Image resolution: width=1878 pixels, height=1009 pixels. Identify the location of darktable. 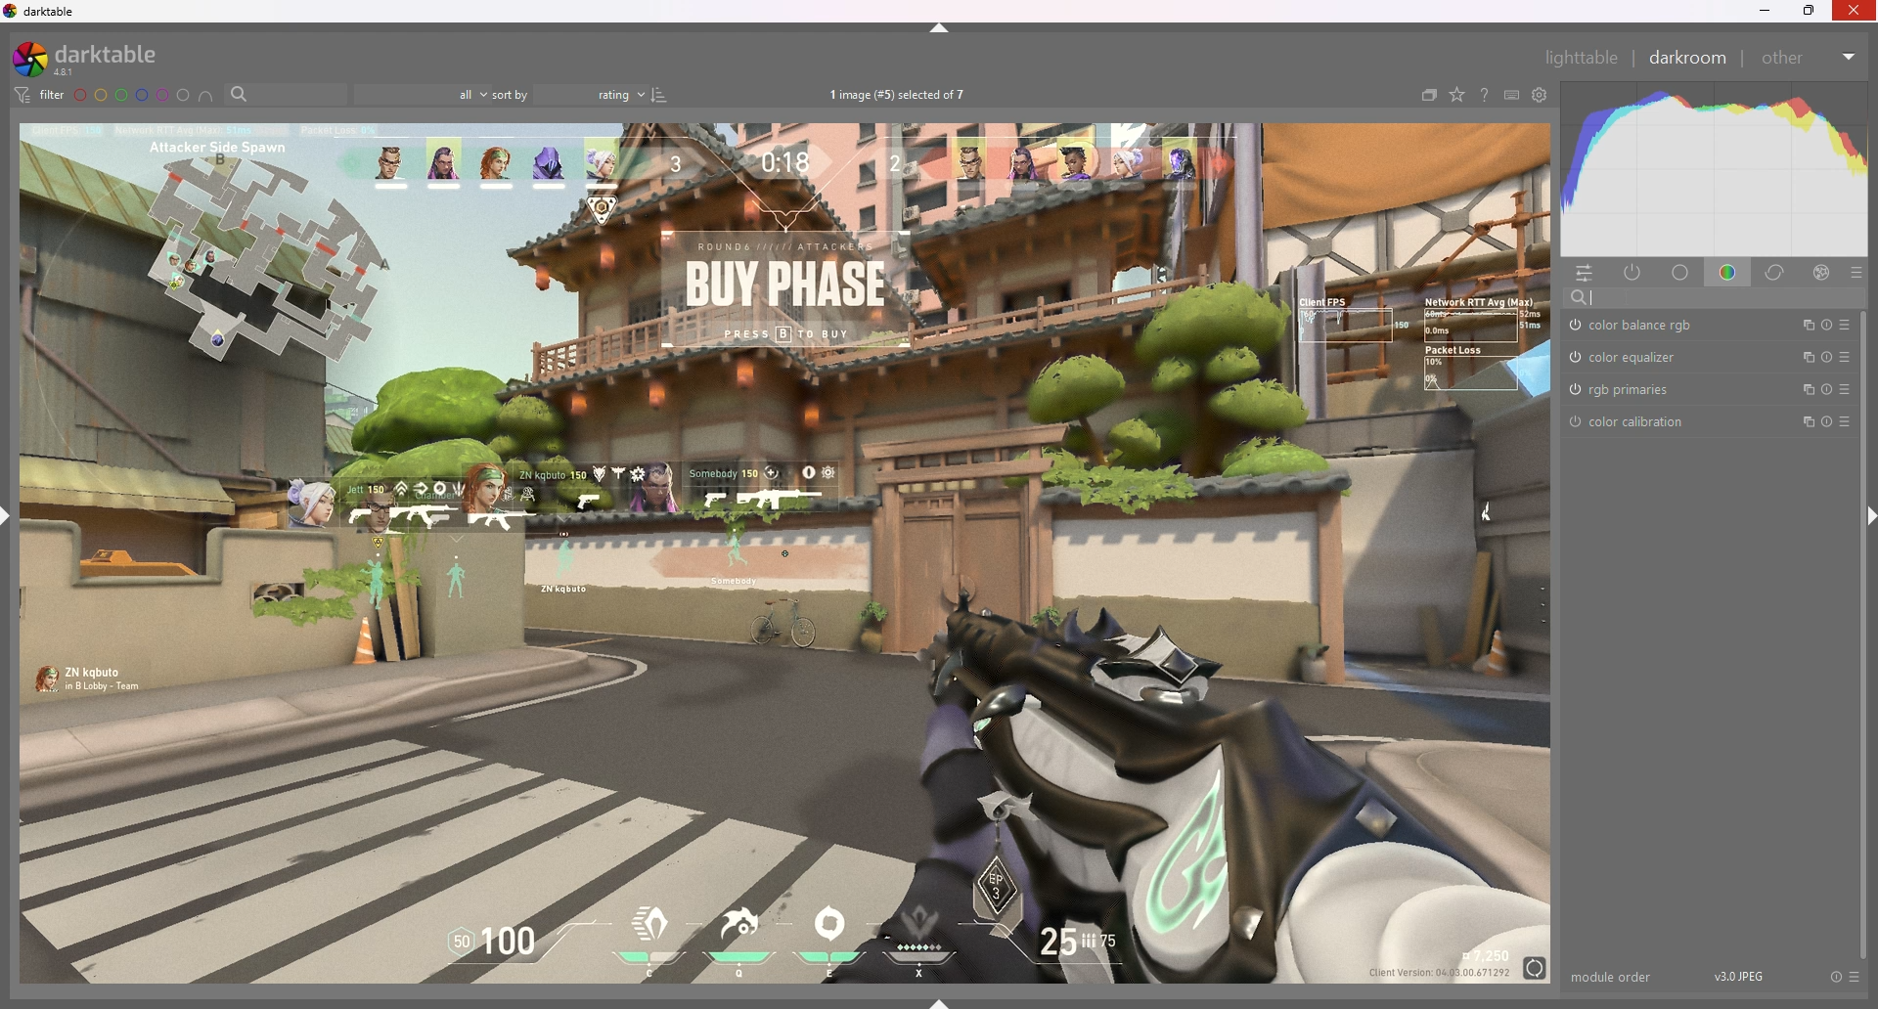
(43, 12).